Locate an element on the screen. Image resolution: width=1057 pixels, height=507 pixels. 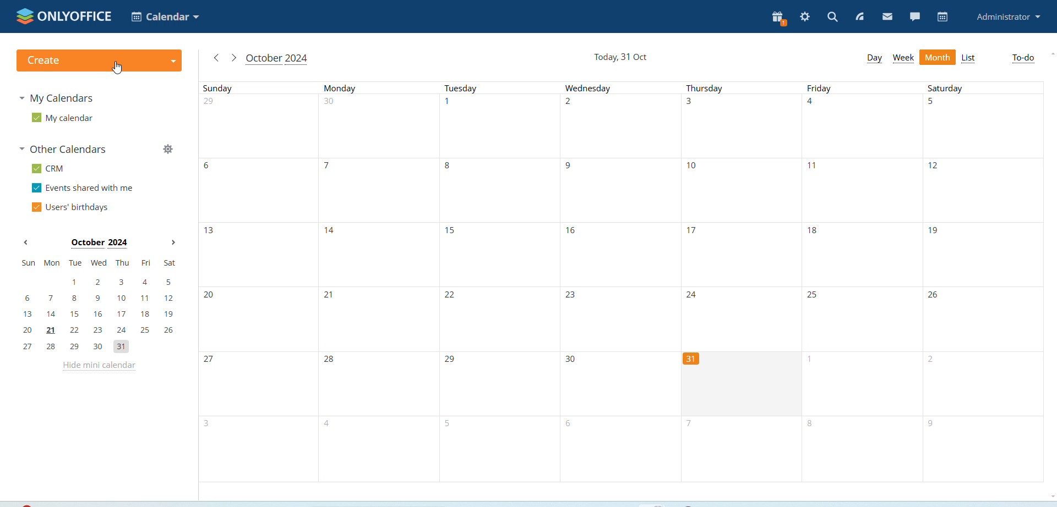
next month is located at coordinates (173, 243).